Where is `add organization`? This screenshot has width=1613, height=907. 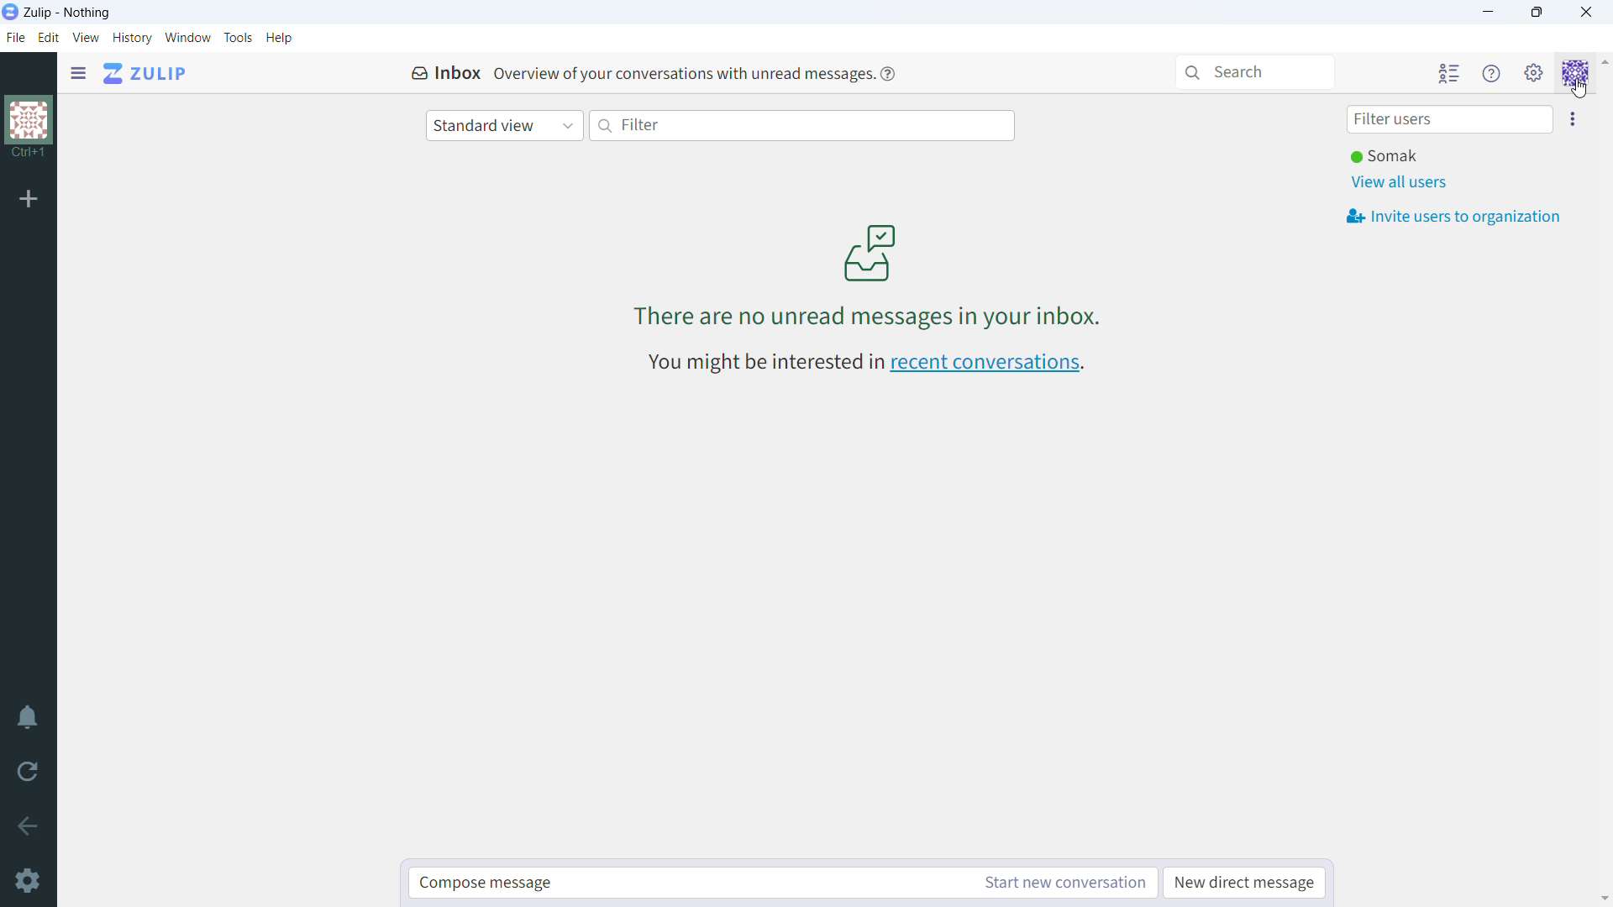 add organization is located at coordinates (28, 200).